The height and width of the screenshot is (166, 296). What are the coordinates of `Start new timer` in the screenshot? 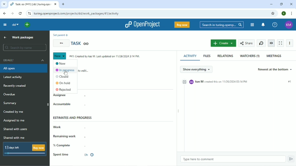 It's located at (261, 43).